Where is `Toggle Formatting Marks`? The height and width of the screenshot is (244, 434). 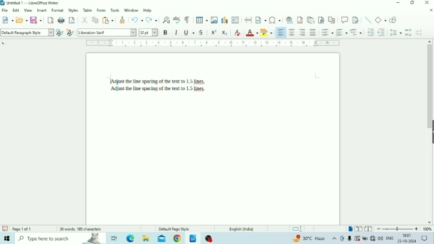 Toggle Formatting Marks is located at coordinates (188, 20).